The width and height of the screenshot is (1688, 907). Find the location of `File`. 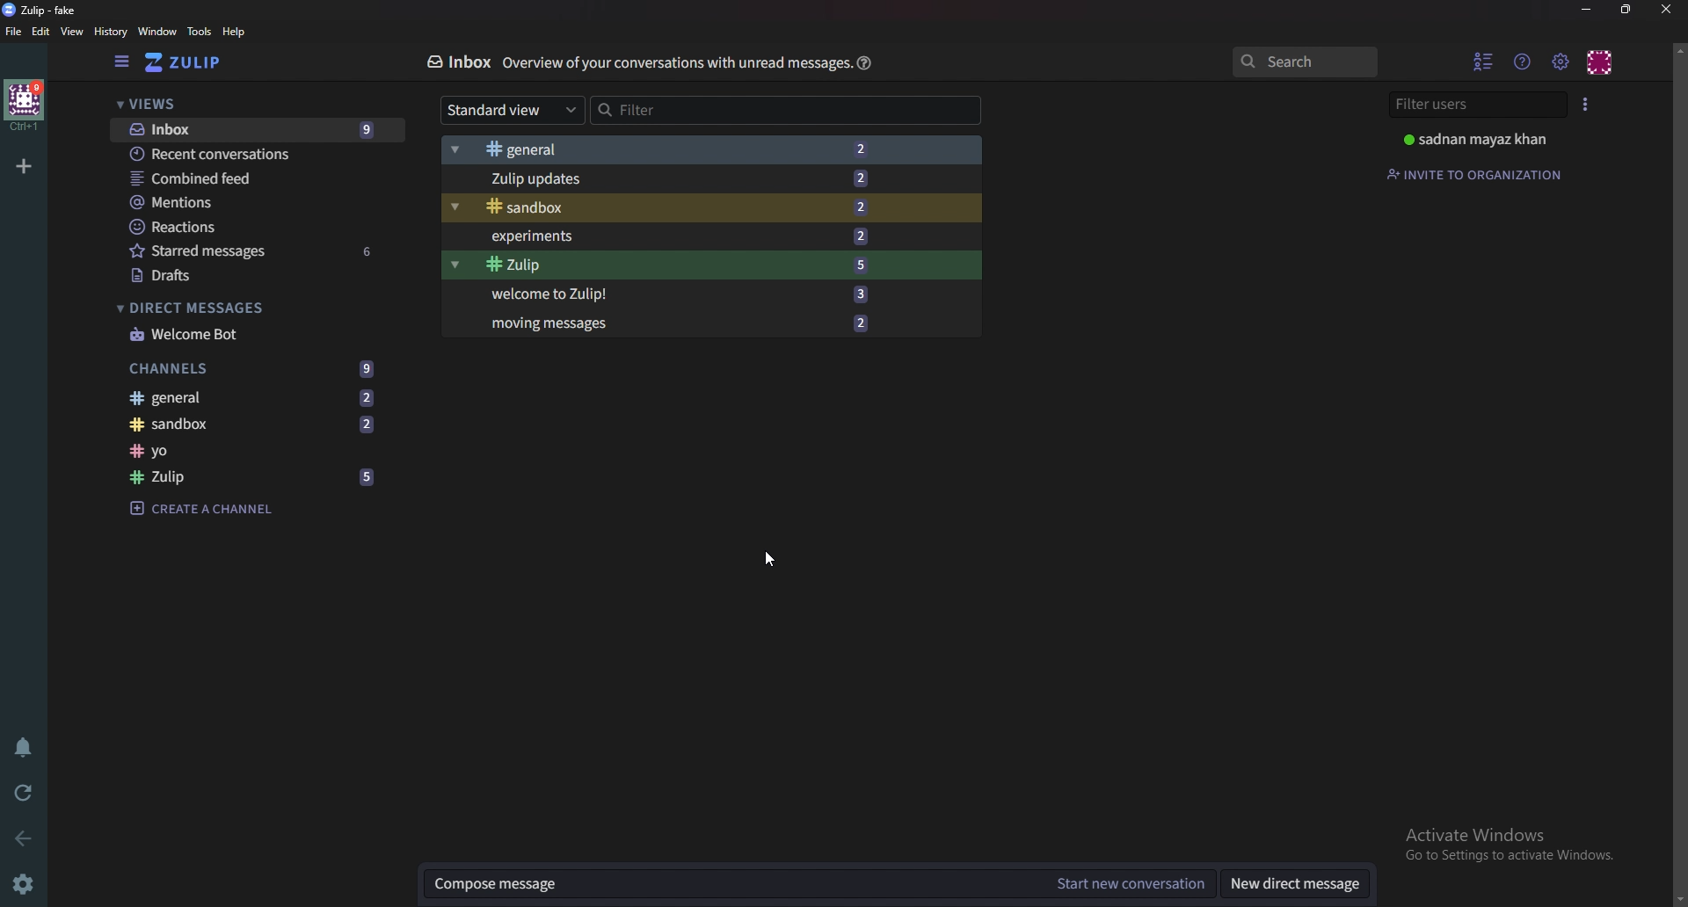

File is located at coordinates (14, 32).